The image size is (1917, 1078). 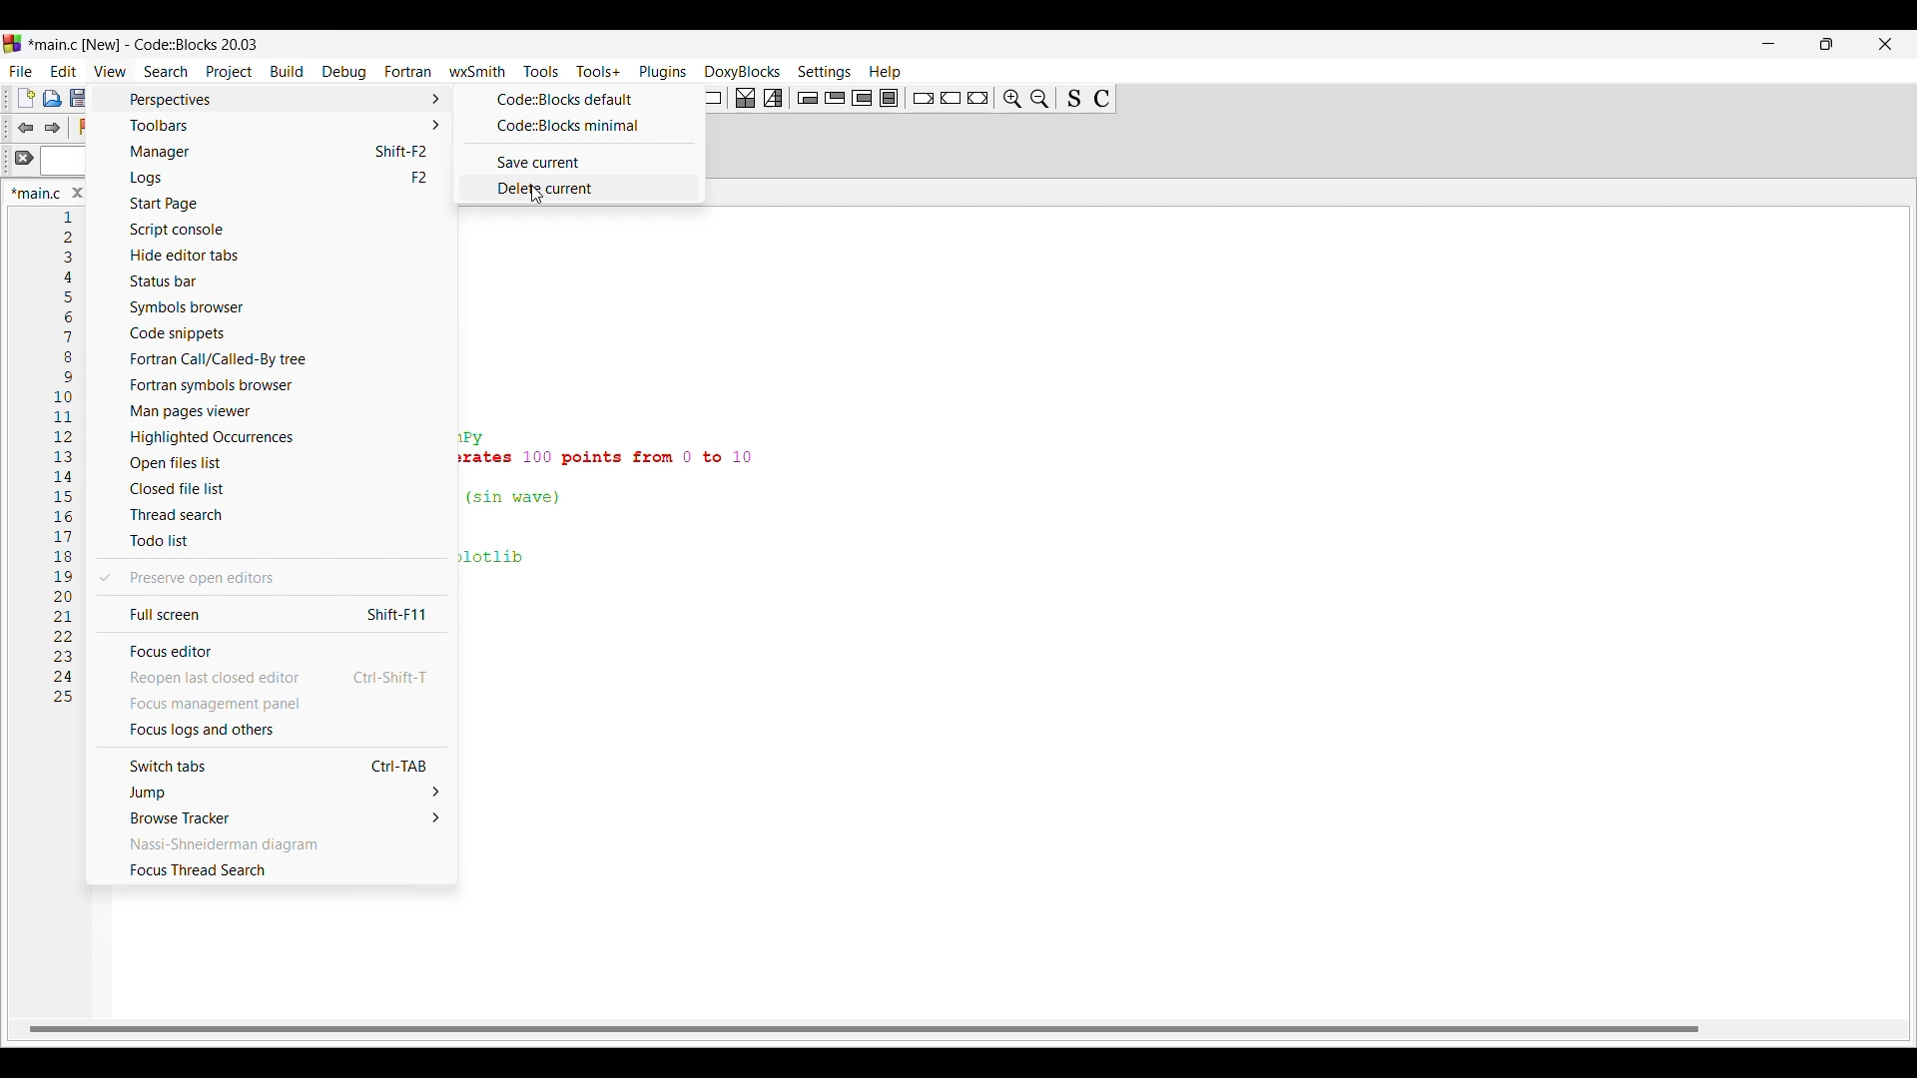 I want to click on Help menu, so click(x=886, y=72).